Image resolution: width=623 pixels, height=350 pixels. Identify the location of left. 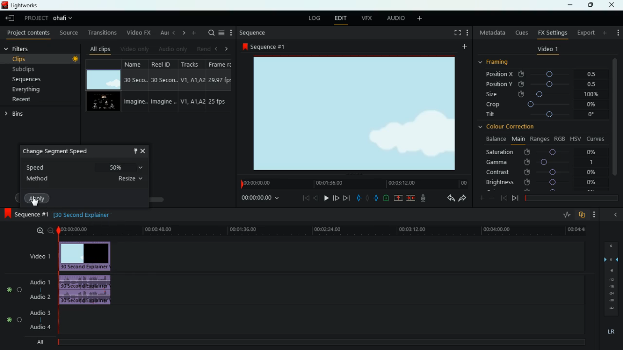
(215, 48).